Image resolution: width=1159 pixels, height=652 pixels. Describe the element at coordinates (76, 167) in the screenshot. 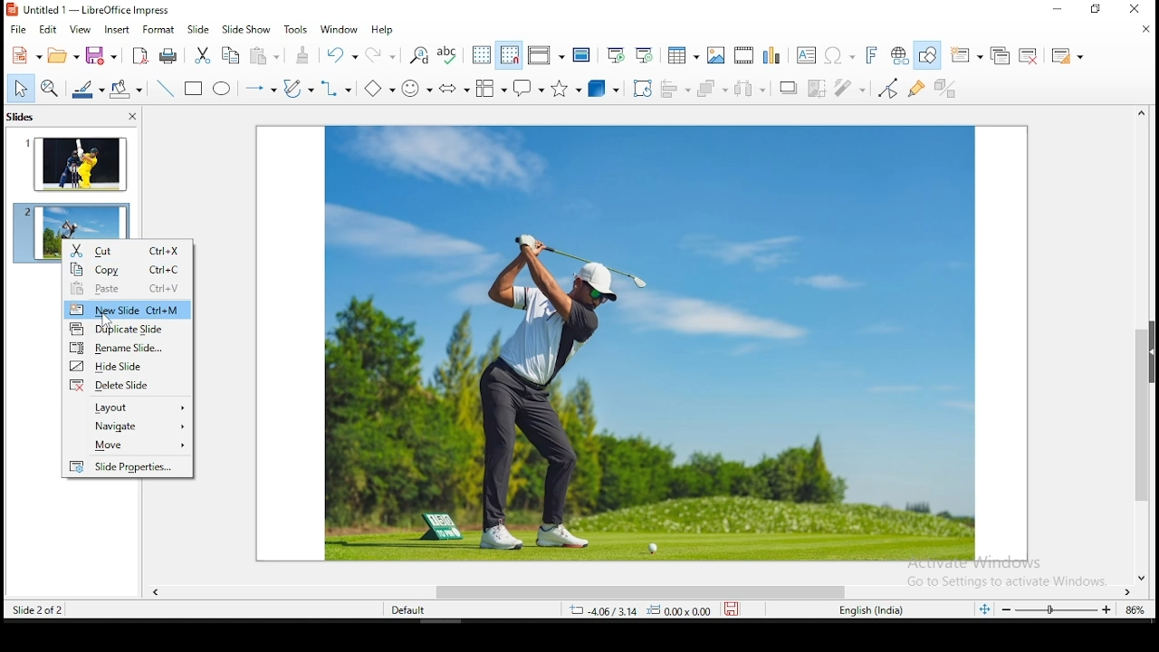

I see `slide 1` at that location.